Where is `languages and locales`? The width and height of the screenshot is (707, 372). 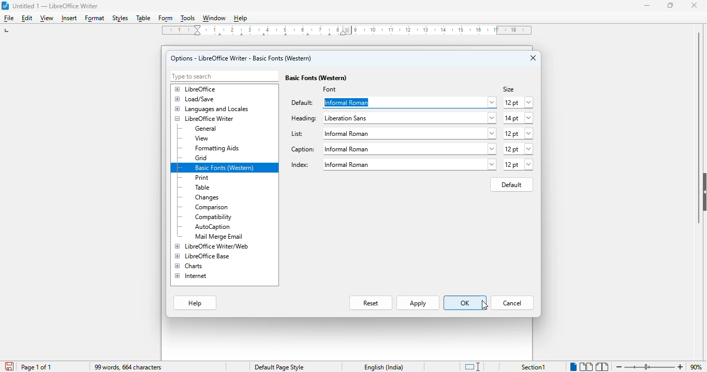 languages and locales is located at coordinates (212, 109).